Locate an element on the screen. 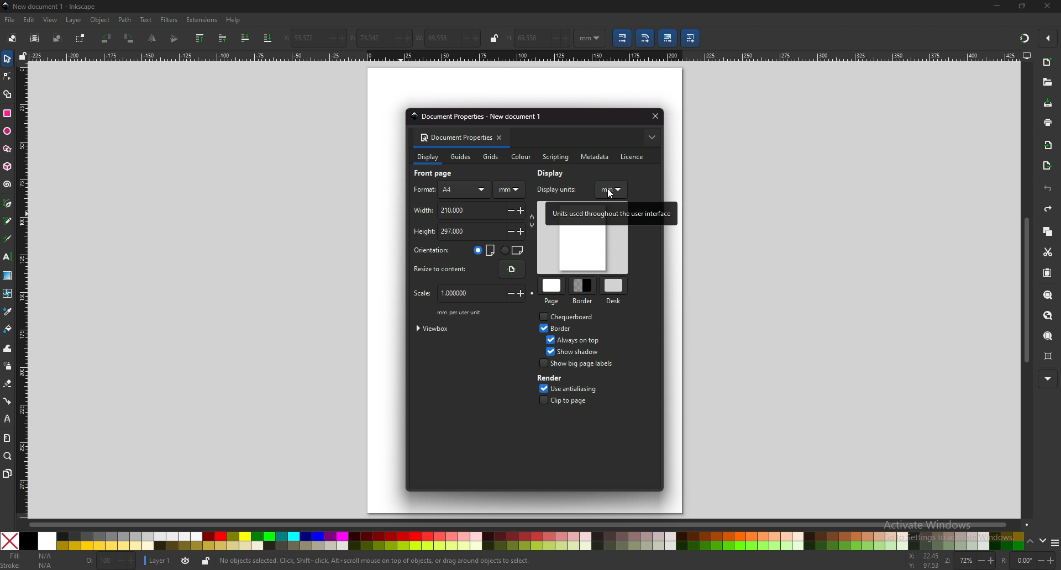 This screenshot has width=1061, height=570. text is located at coordinates (146, 20).